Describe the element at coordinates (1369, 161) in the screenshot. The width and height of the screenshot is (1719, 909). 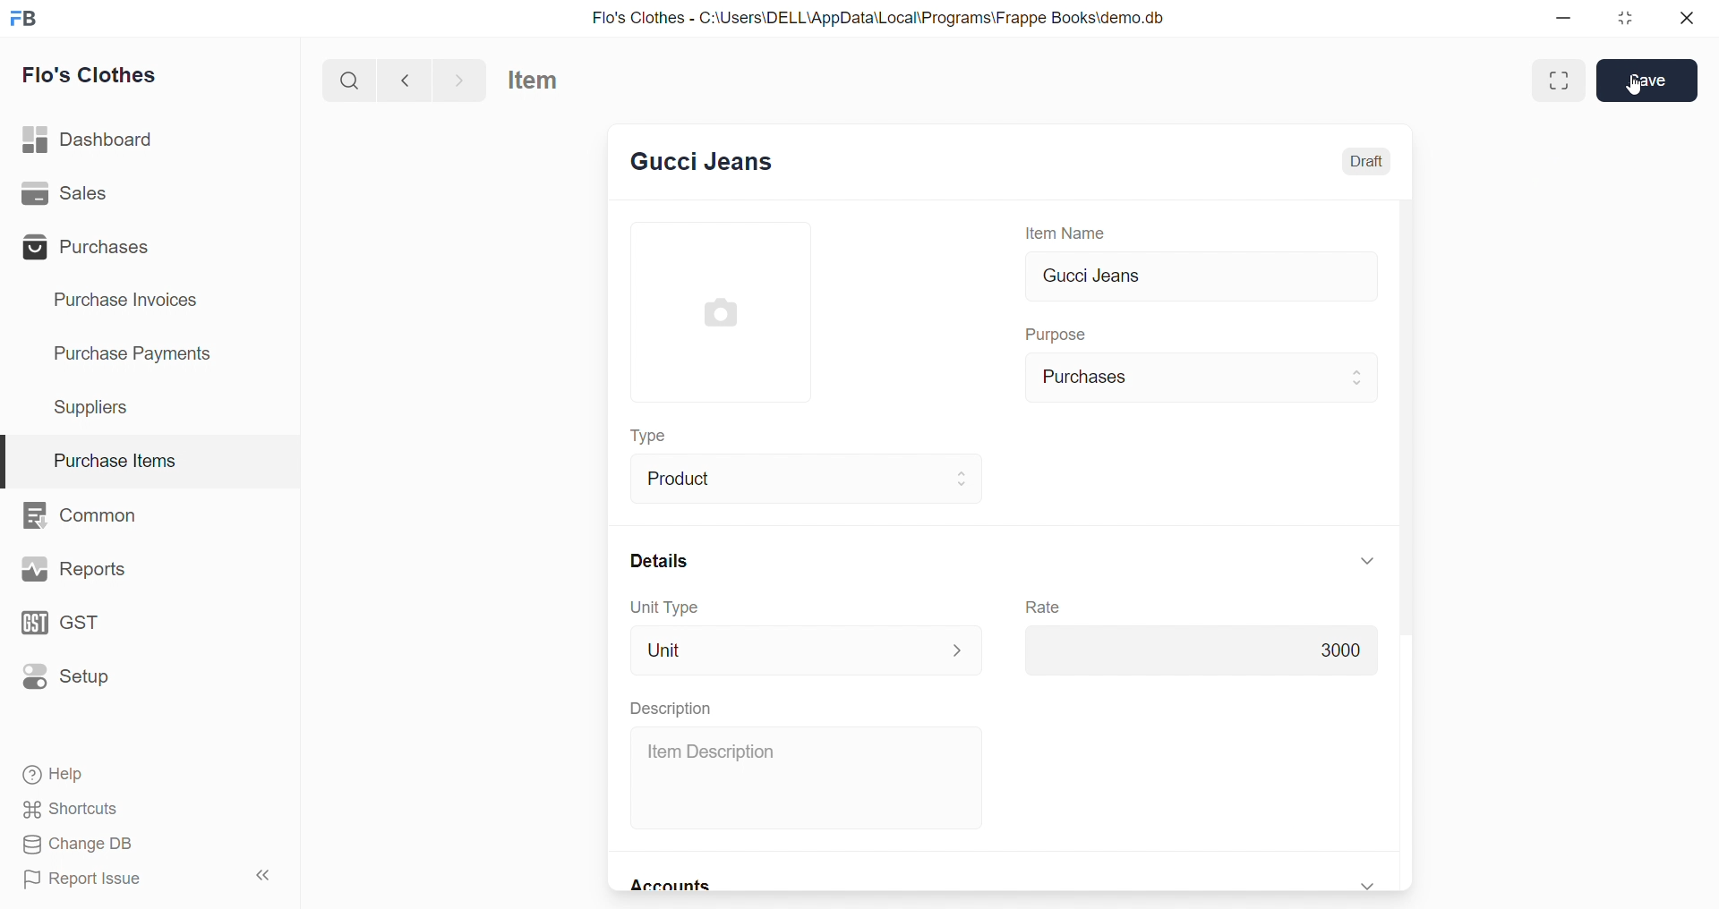
I see `Draft` at that location.